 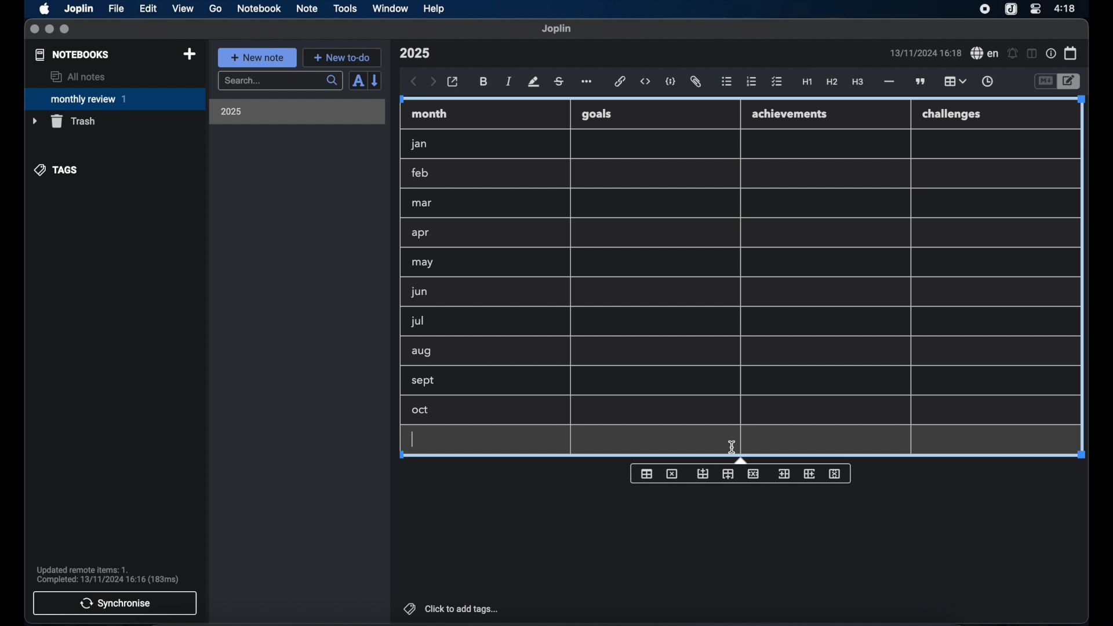 I want to click on maximize, so click(x=66, y=30).